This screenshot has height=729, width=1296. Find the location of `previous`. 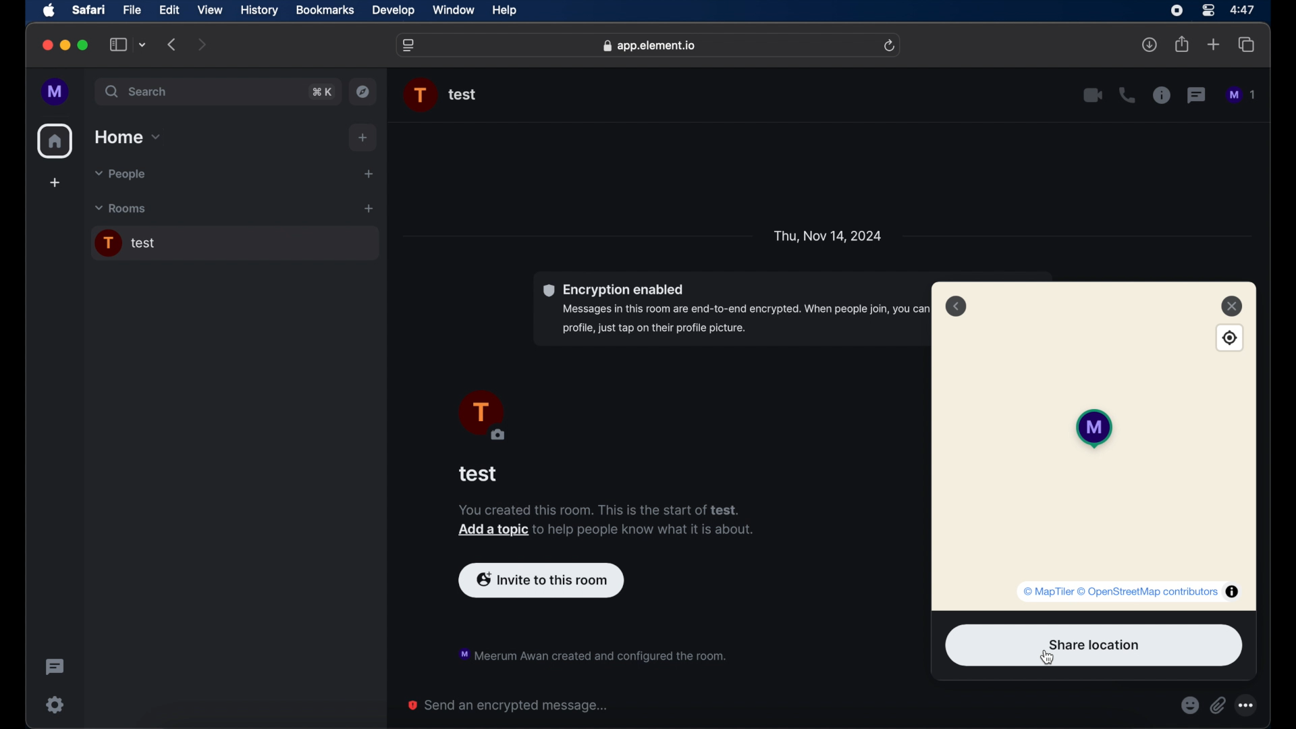

previous is located at coordinates (173, 45).